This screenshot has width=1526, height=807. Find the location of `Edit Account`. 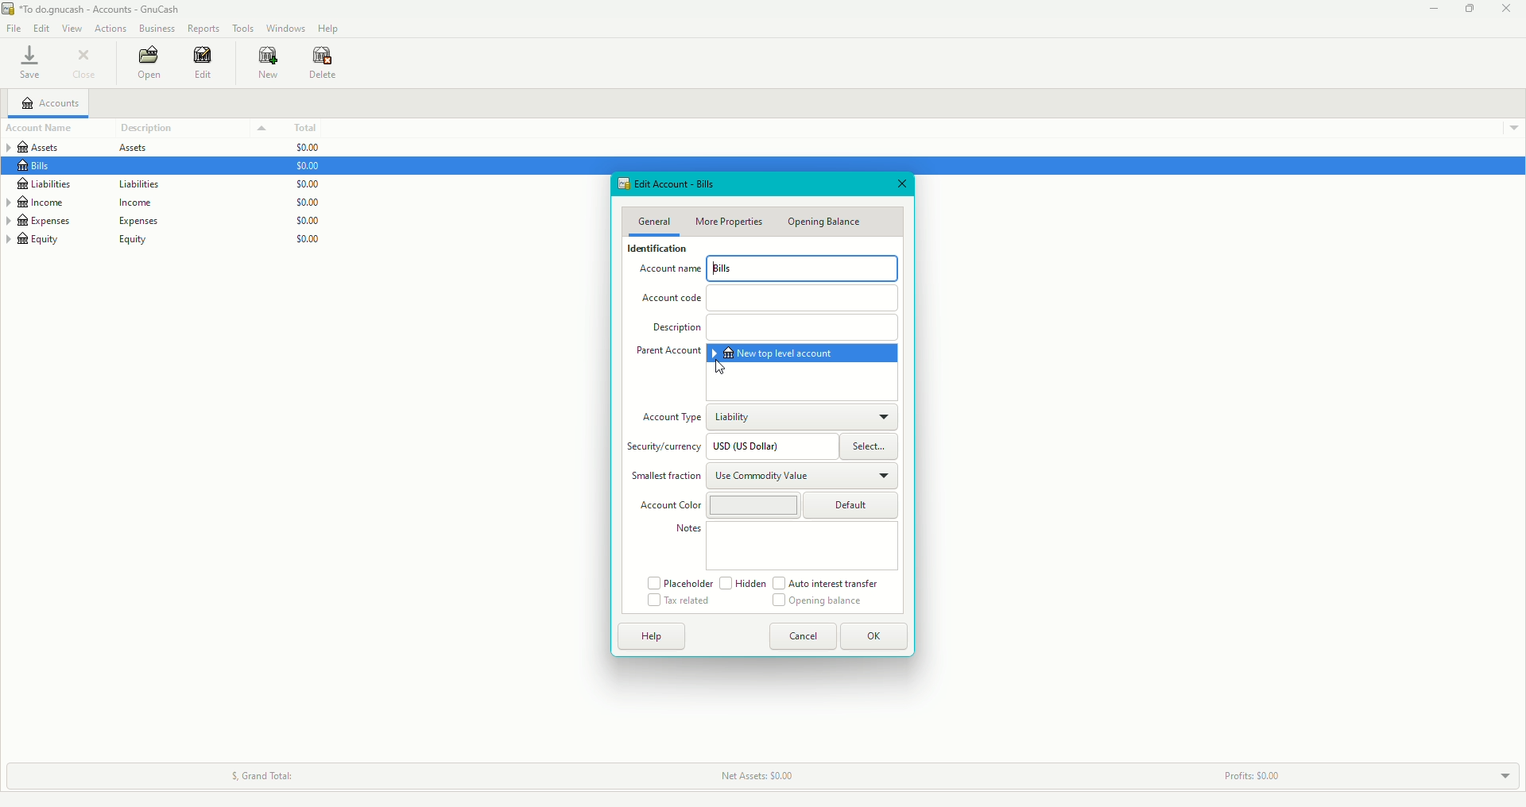

Edit Account is located at coordinates (671, 184).